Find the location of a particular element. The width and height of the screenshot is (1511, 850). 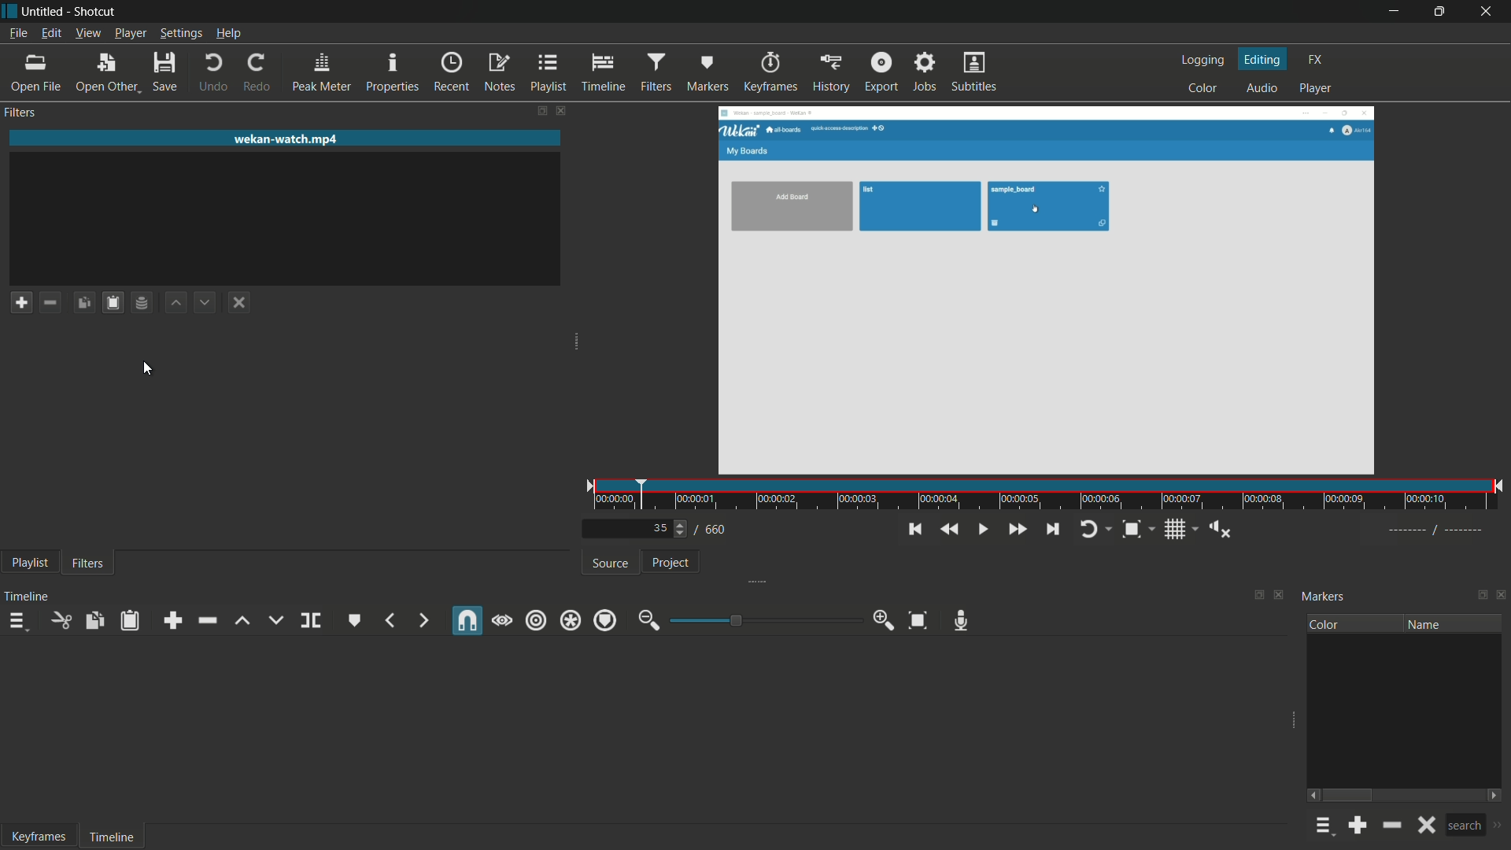

change layout is located at coordinates (1254, 594).